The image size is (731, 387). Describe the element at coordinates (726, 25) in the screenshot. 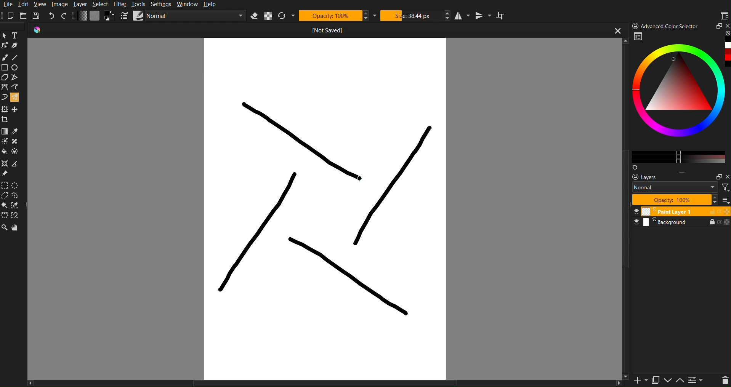

I see `close` at that location.